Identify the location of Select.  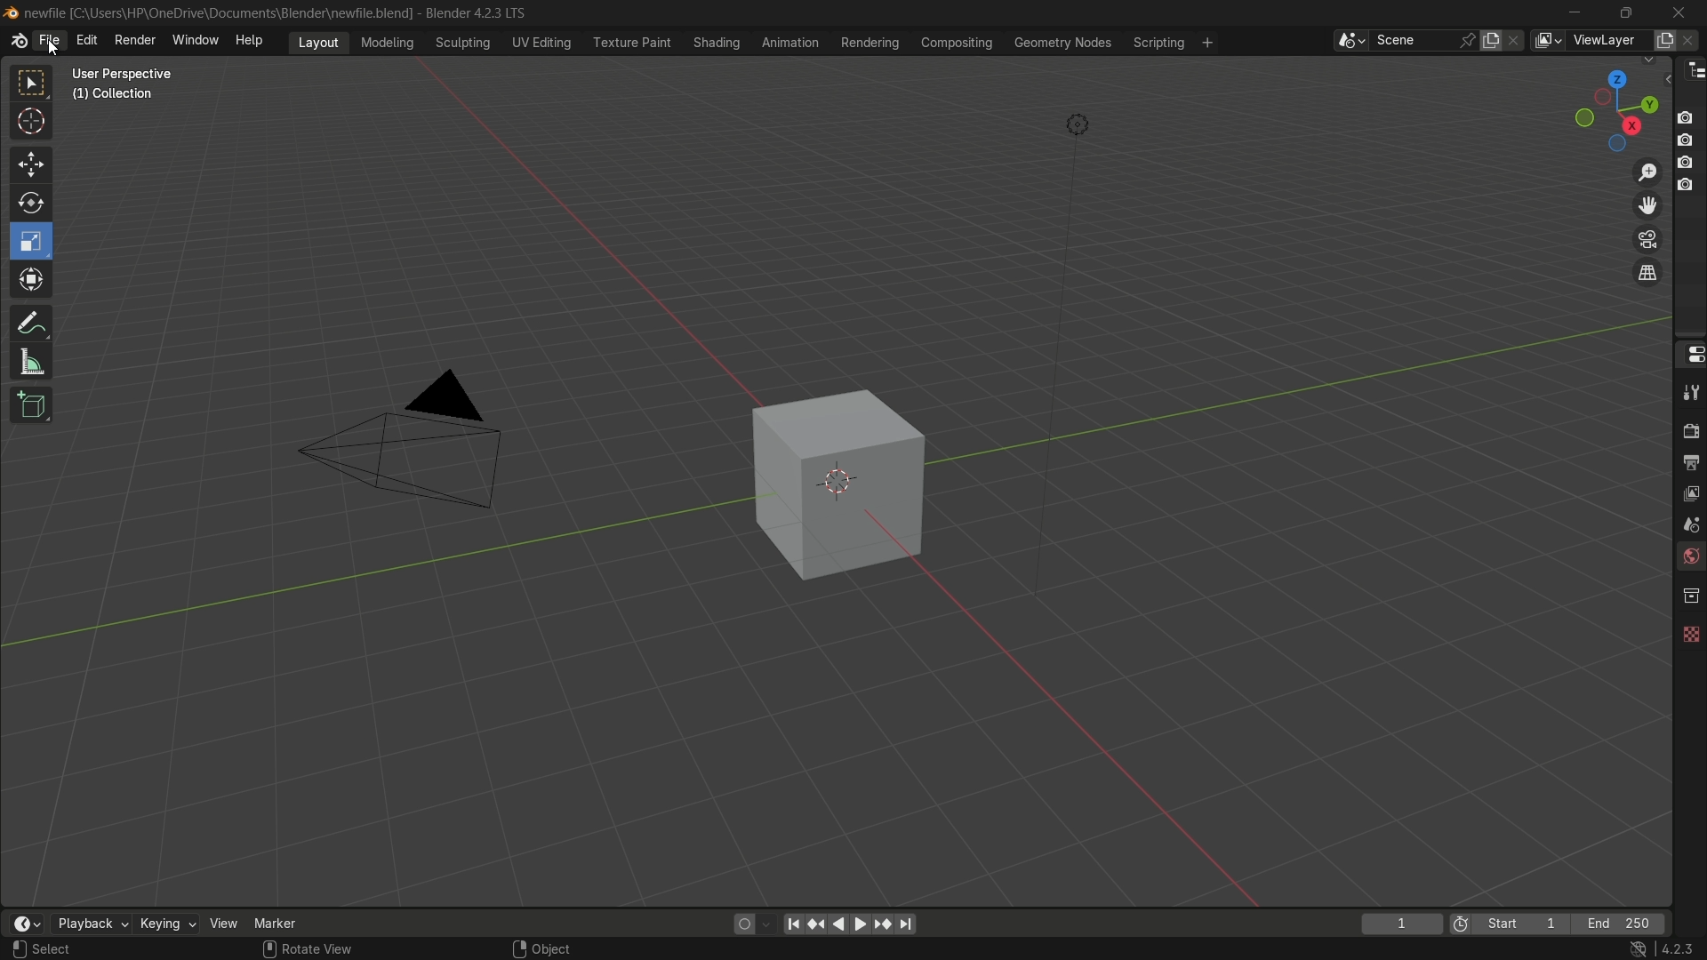
(74, 949).